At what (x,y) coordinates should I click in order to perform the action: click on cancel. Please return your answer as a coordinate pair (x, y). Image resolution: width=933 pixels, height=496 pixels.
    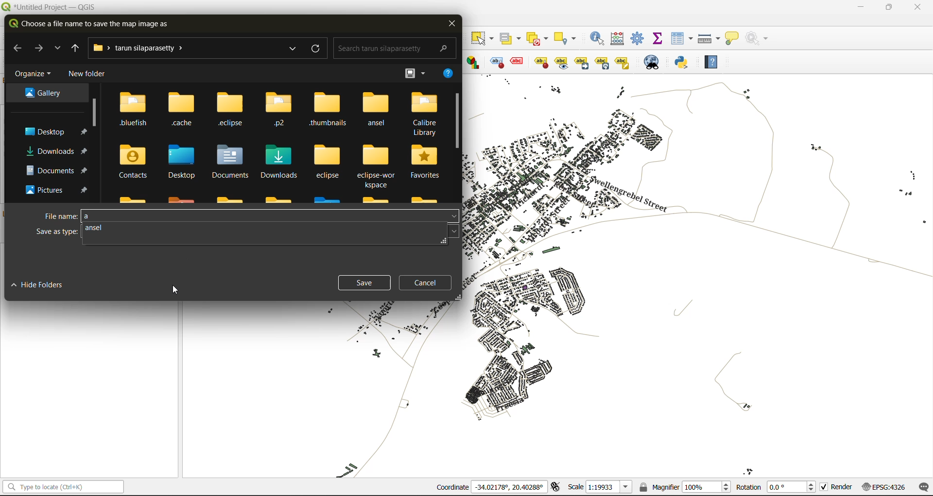
    Looking at the image, I should click on (426, 283).